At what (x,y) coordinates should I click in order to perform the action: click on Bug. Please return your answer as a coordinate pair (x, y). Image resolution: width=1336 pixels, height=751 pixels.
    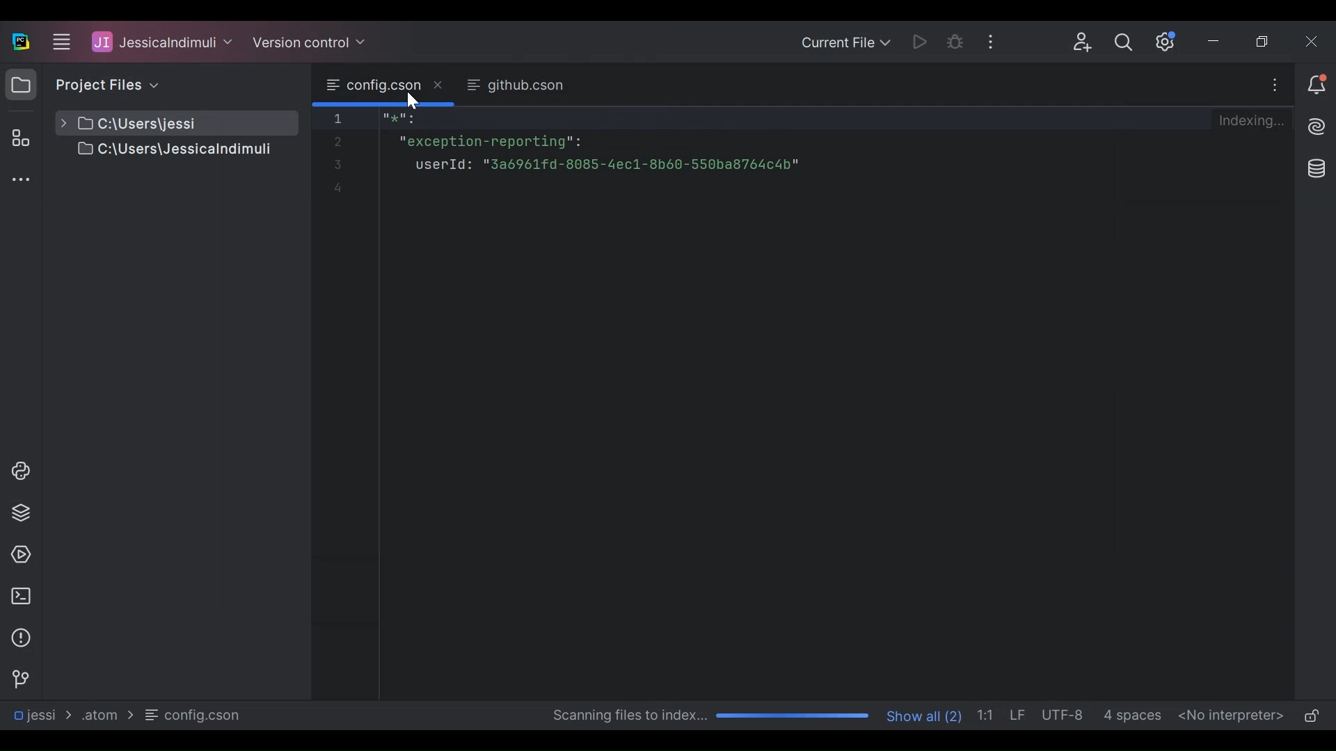
    Looking at the image, I should click on (955, 41).